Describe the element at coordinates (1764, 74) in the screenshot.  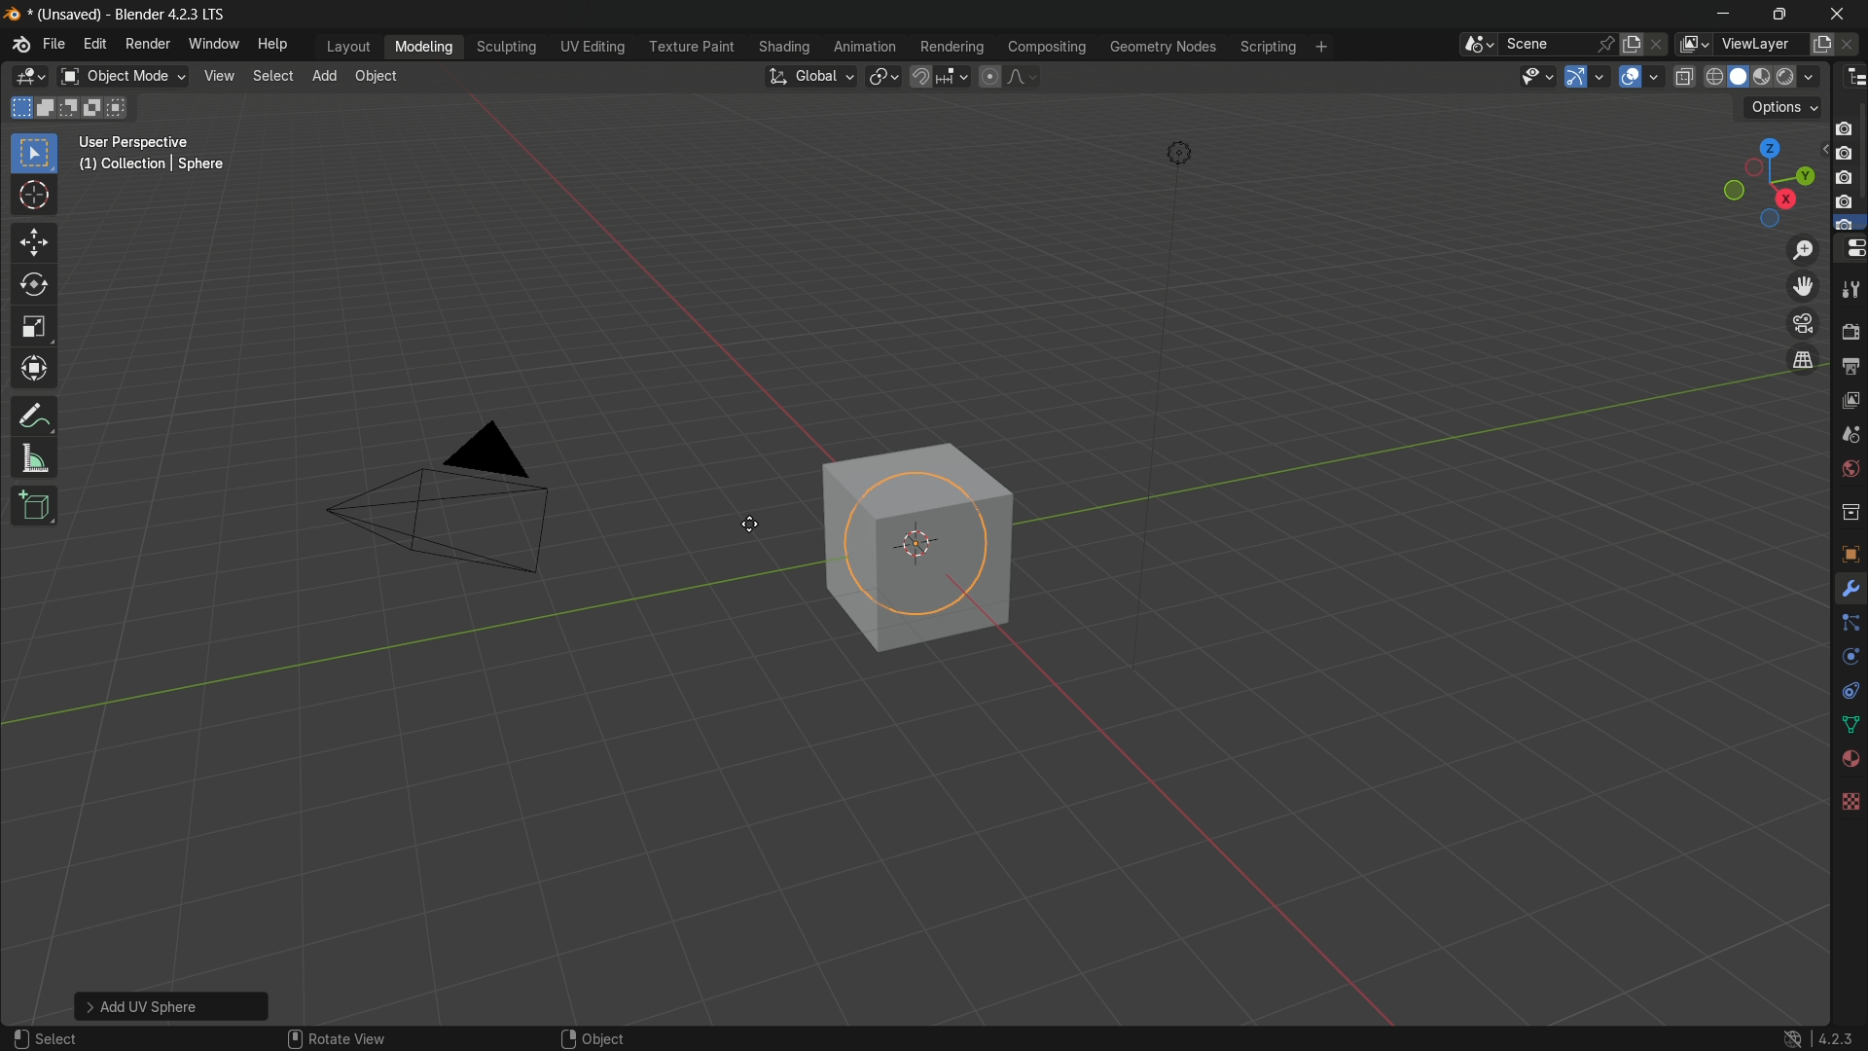
I see `material preview display` at that location.